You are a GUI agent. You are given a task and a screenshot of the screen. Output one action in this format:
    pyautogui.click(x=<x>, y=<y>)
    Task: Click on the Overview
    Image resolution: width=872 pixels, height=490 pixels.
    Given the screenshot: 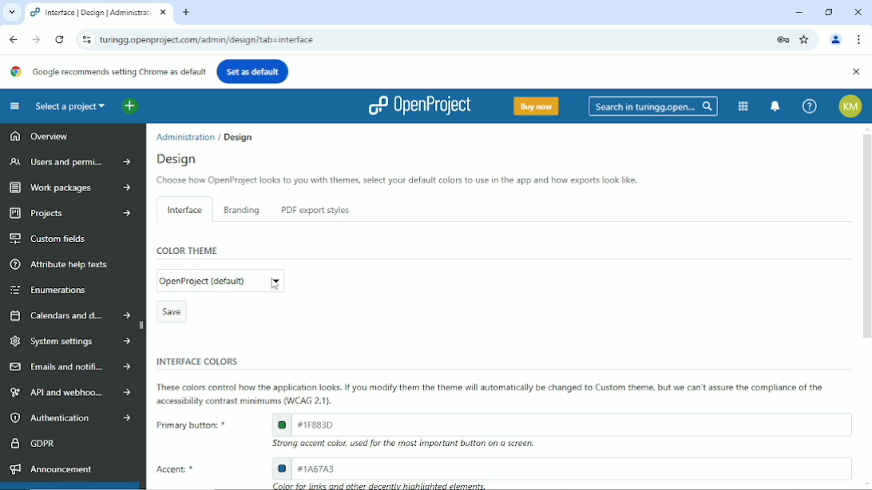 What is the action you would take?
    pyautogui.click(x=38, y=138)
    